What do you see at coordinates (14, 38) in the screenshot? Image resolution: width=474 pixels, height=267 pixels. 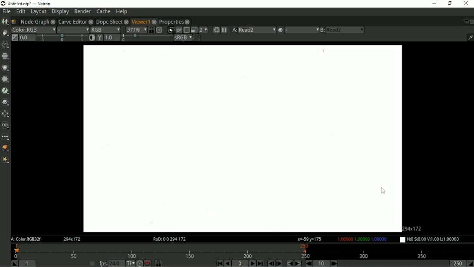 I see `Switch between "neutral" 1.0 gain f-stop and the previous setting` at bounding box center [14, 38].